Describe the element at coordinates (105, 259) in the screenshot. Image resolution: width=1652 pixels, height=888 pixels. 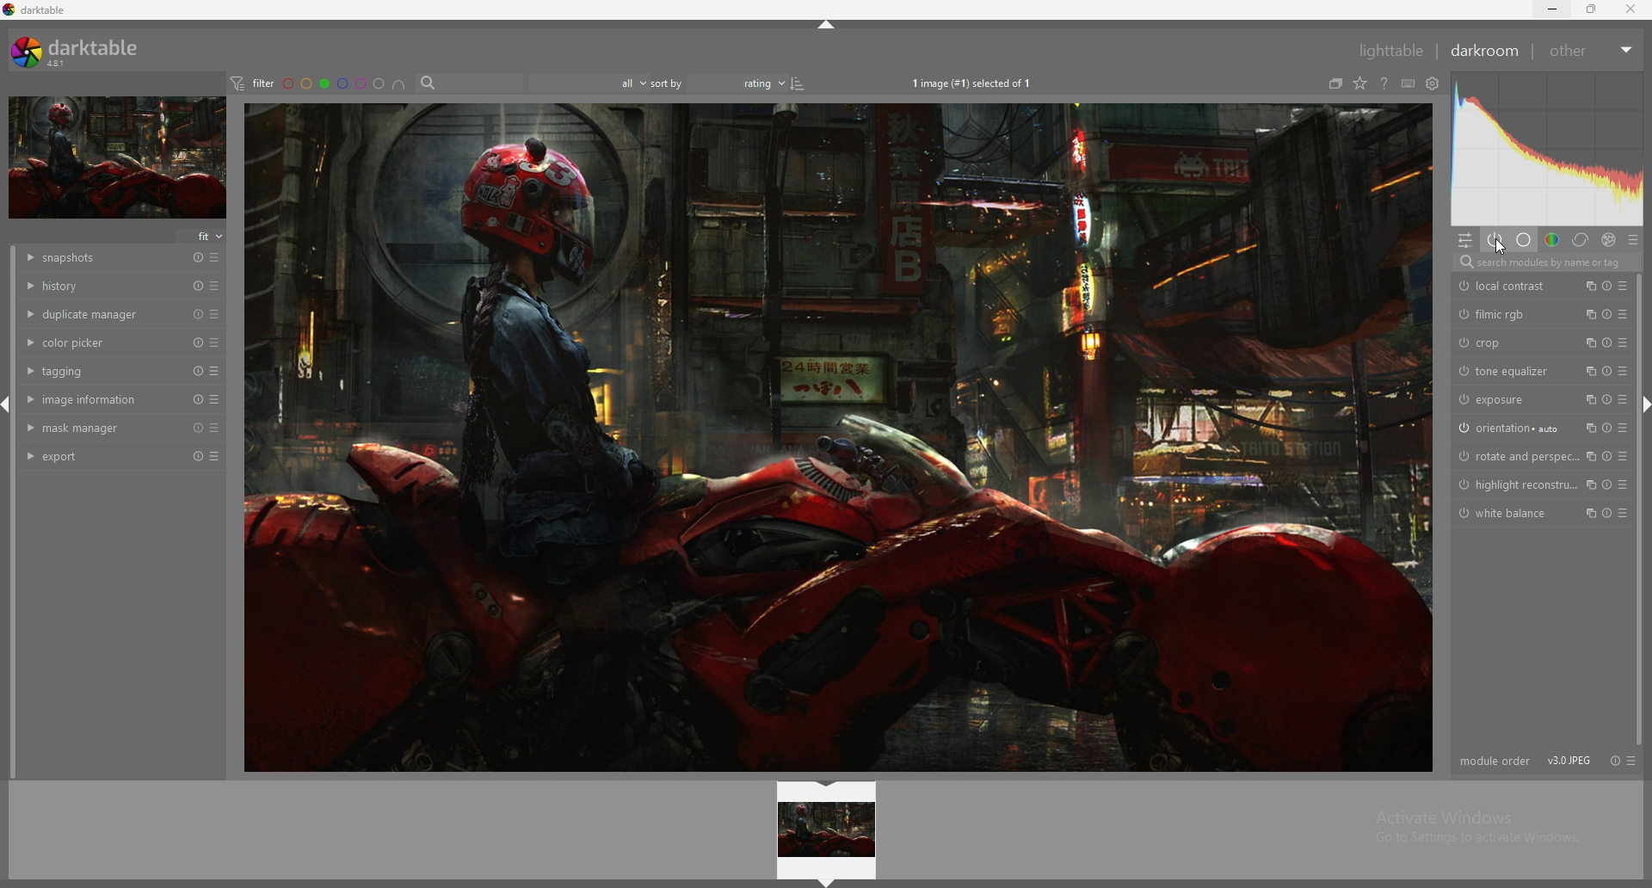
I see `snapshots` at that location.